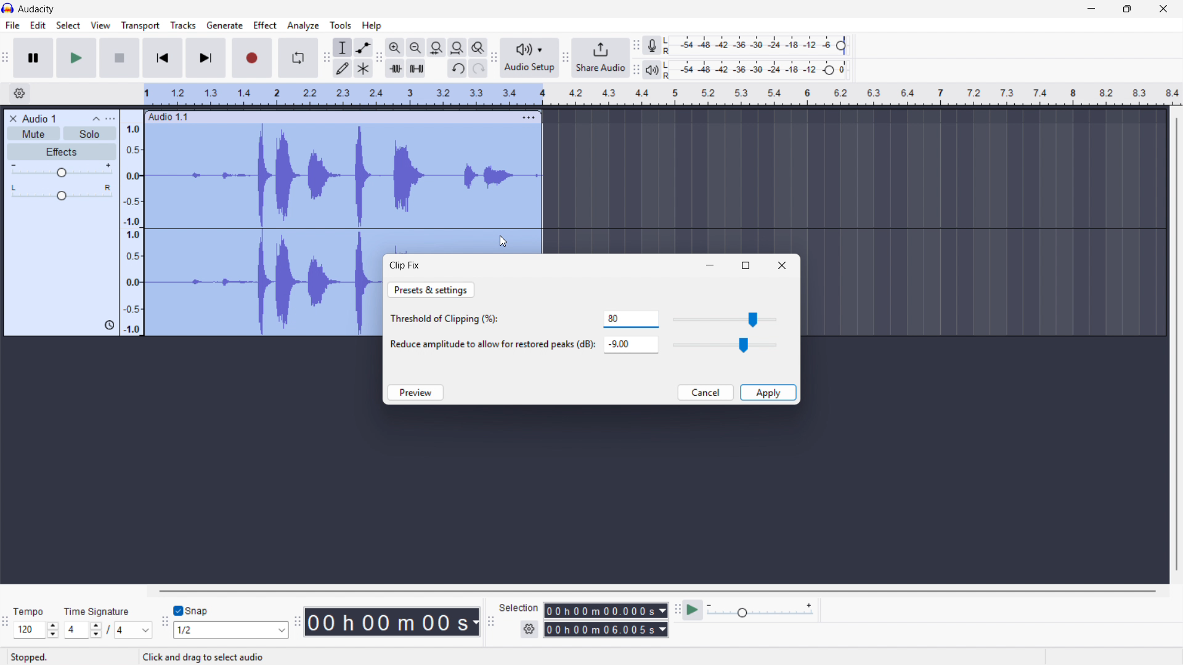 The width and height of the screenshot is (1183, 665). What do you see at coordinates (503, 241) in the screenshot?
I see `Cursor` at bounding box center [503, 241].